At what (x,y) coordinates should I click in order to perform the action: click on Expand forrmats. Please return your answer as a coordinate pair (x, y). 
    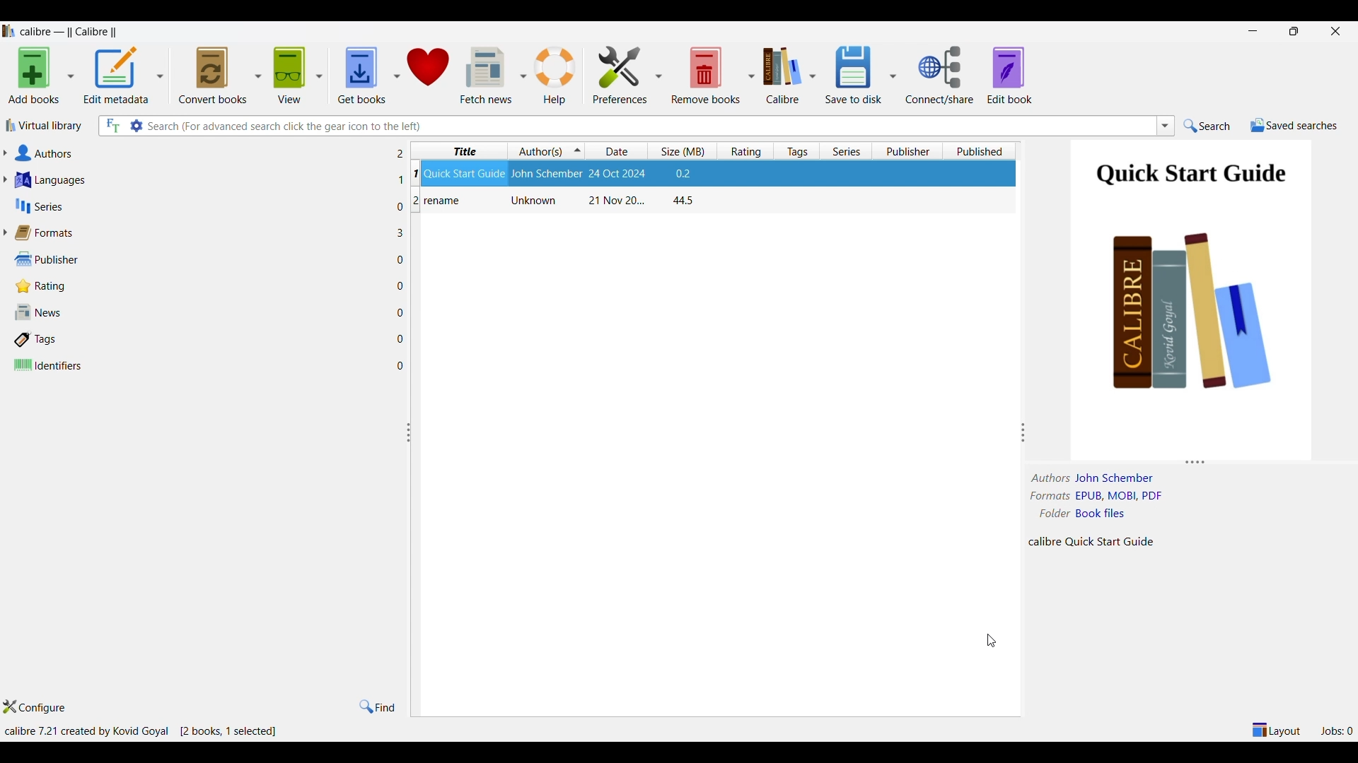
    Looking at the image, I should click on (4, 232).